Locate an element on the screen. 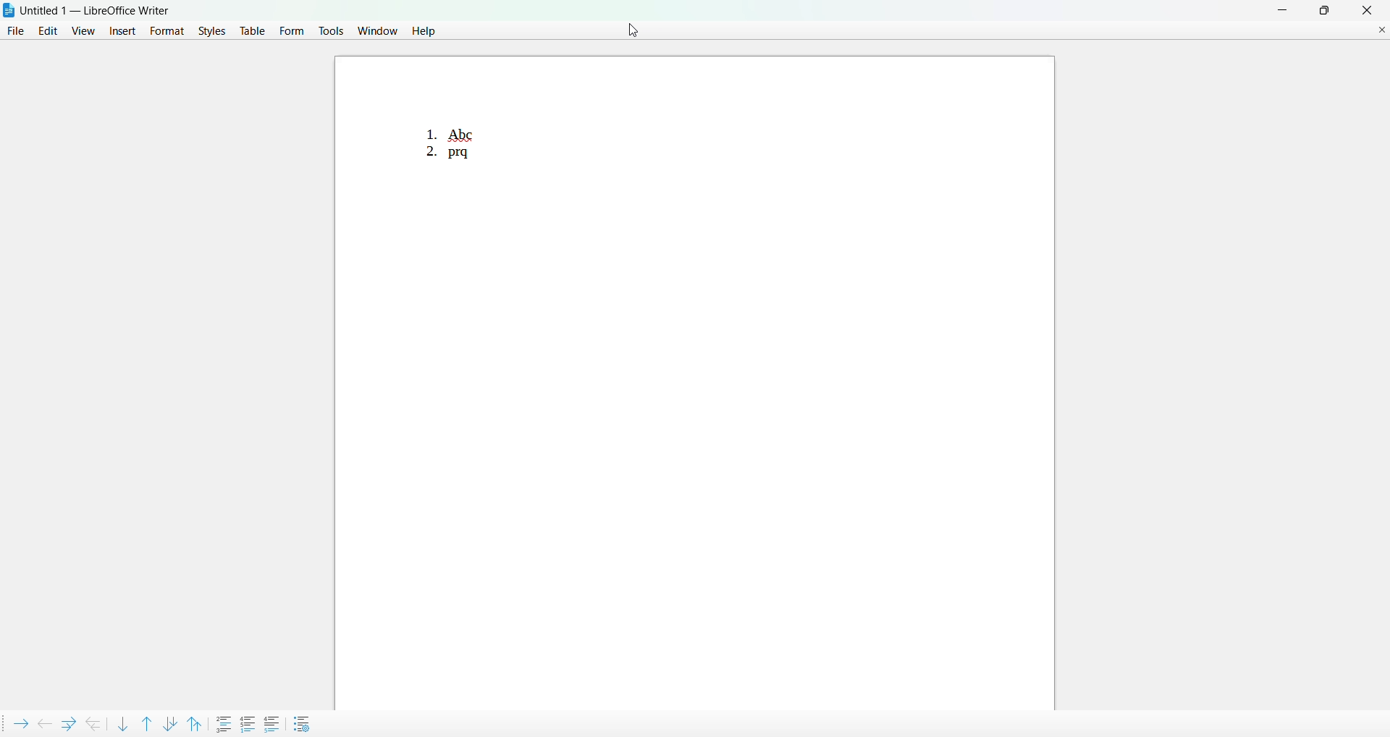 Image resolution: width=1390 pixels, height=737 pixels. cursor is located at coordinates (624, 30).